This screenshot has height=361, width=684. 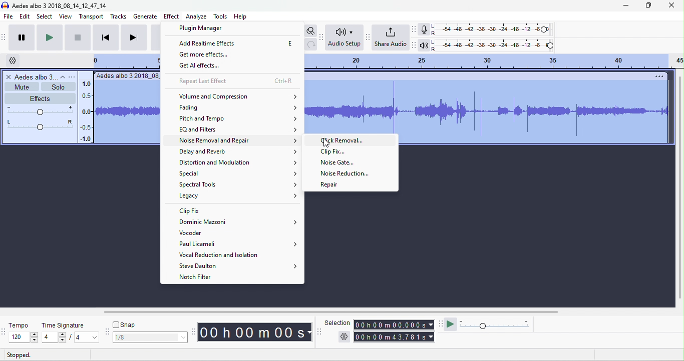 I want to click on add realtime effects, so click(x=236, y=43).